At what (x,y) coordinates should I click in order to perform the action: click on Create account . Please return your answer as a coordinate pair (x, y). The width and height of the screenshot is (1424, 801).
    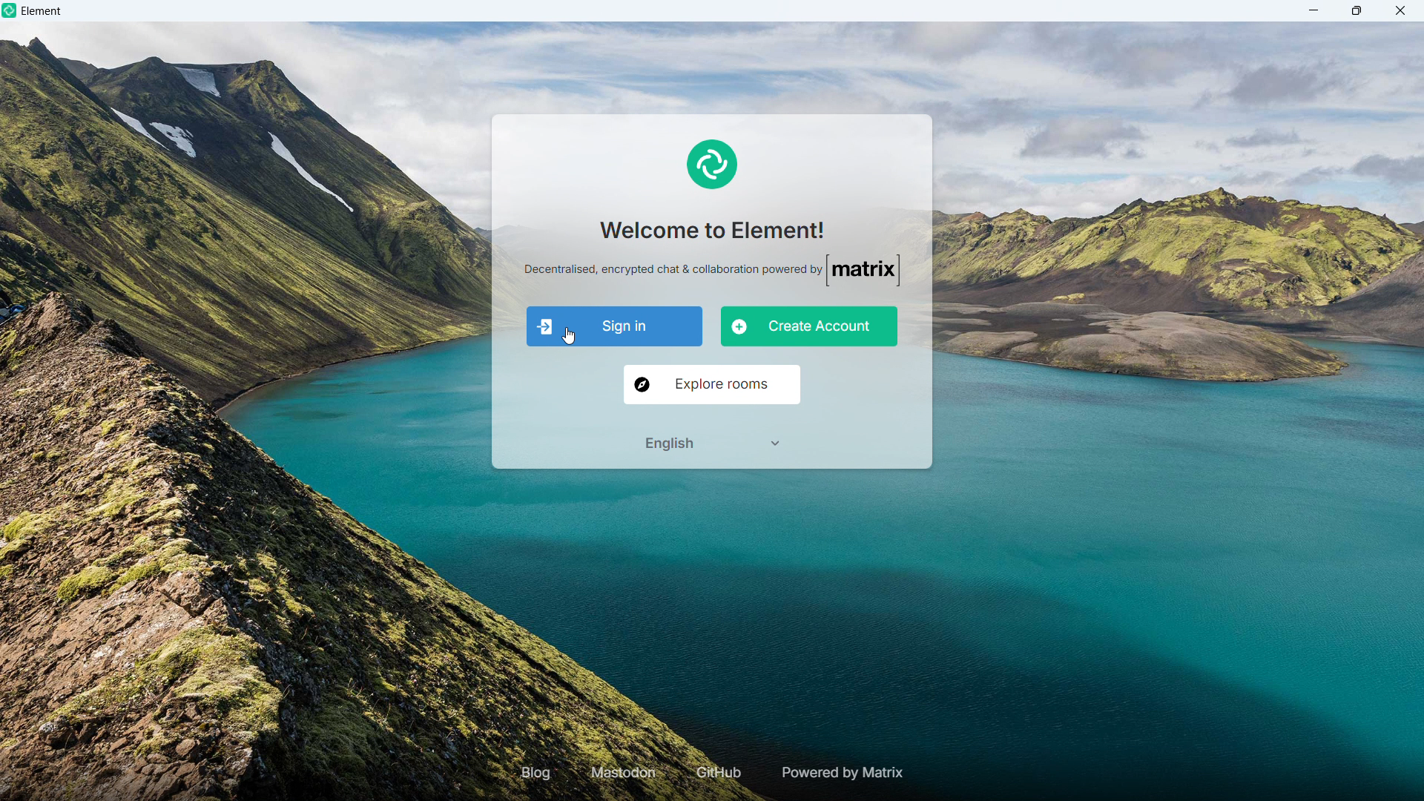
    Looking at the image, I should click on (808, 325).